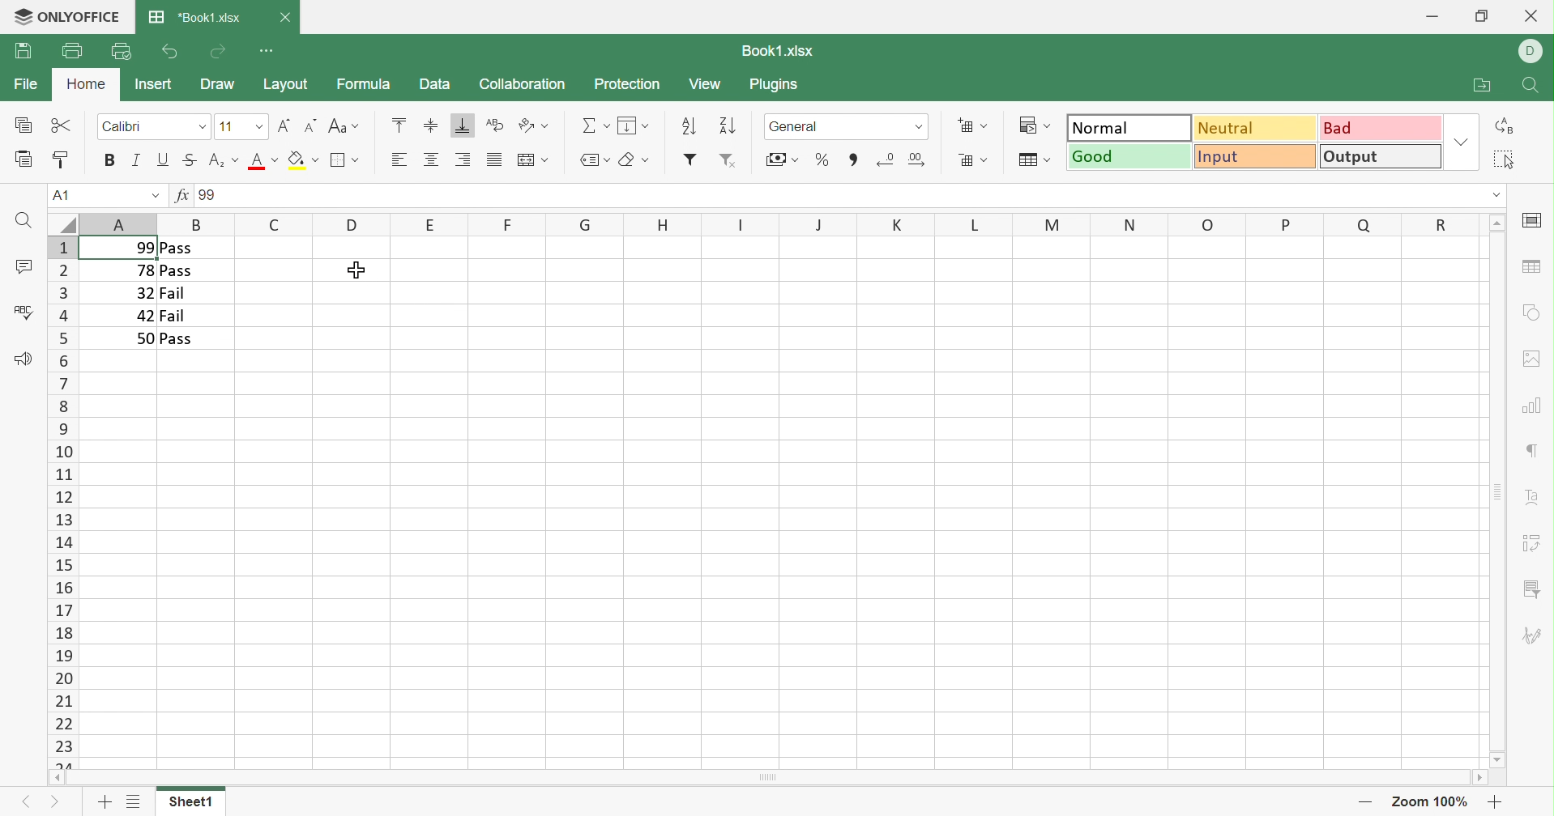 This screenshot has width=1554, height=816. What do you see at coordinates (768, 779) in the screenshot?
I see `Scroll bar` at bounding box center [768, 779].